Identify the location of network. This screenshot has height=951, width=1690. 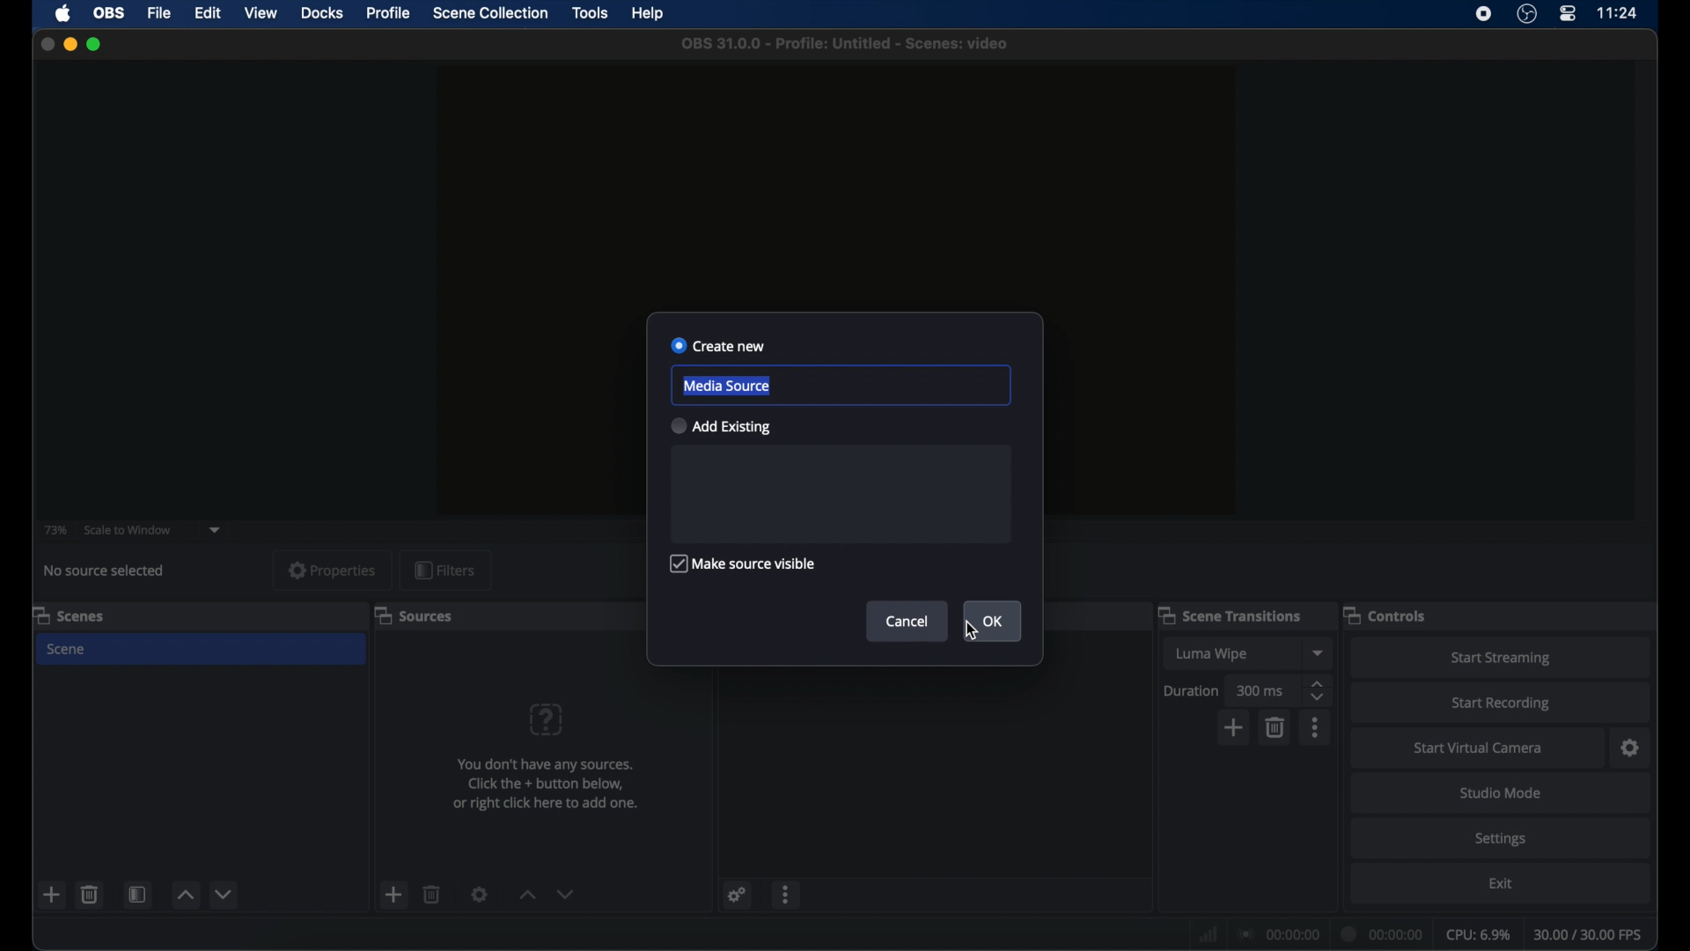
(1208, 934).